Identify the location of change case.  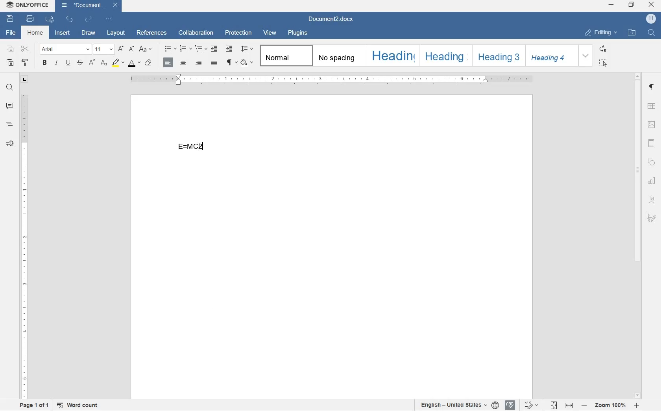
(146, 49).